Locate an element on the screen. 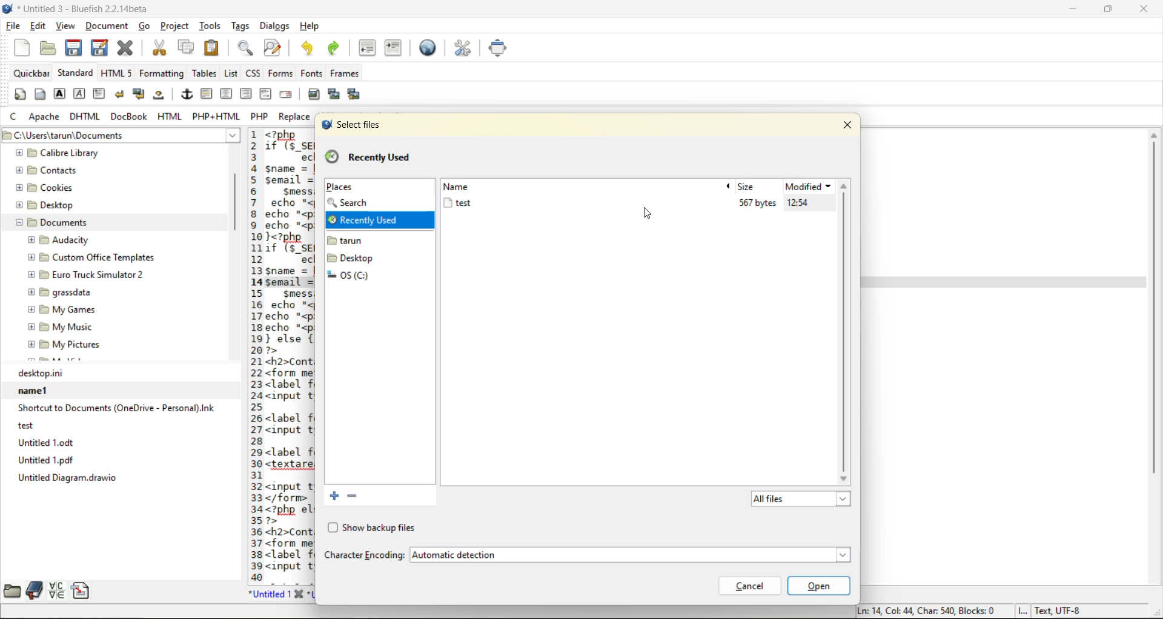  show backup files is located at coordinates (370, 528).